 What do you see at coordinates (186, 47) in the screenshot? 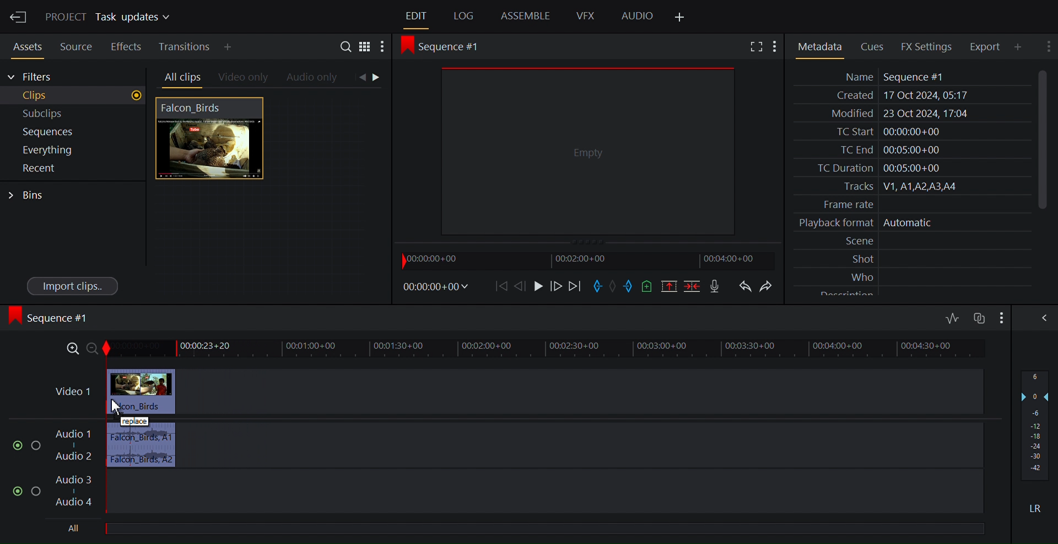
I see `Transitition` at bounding box center [186, 47].